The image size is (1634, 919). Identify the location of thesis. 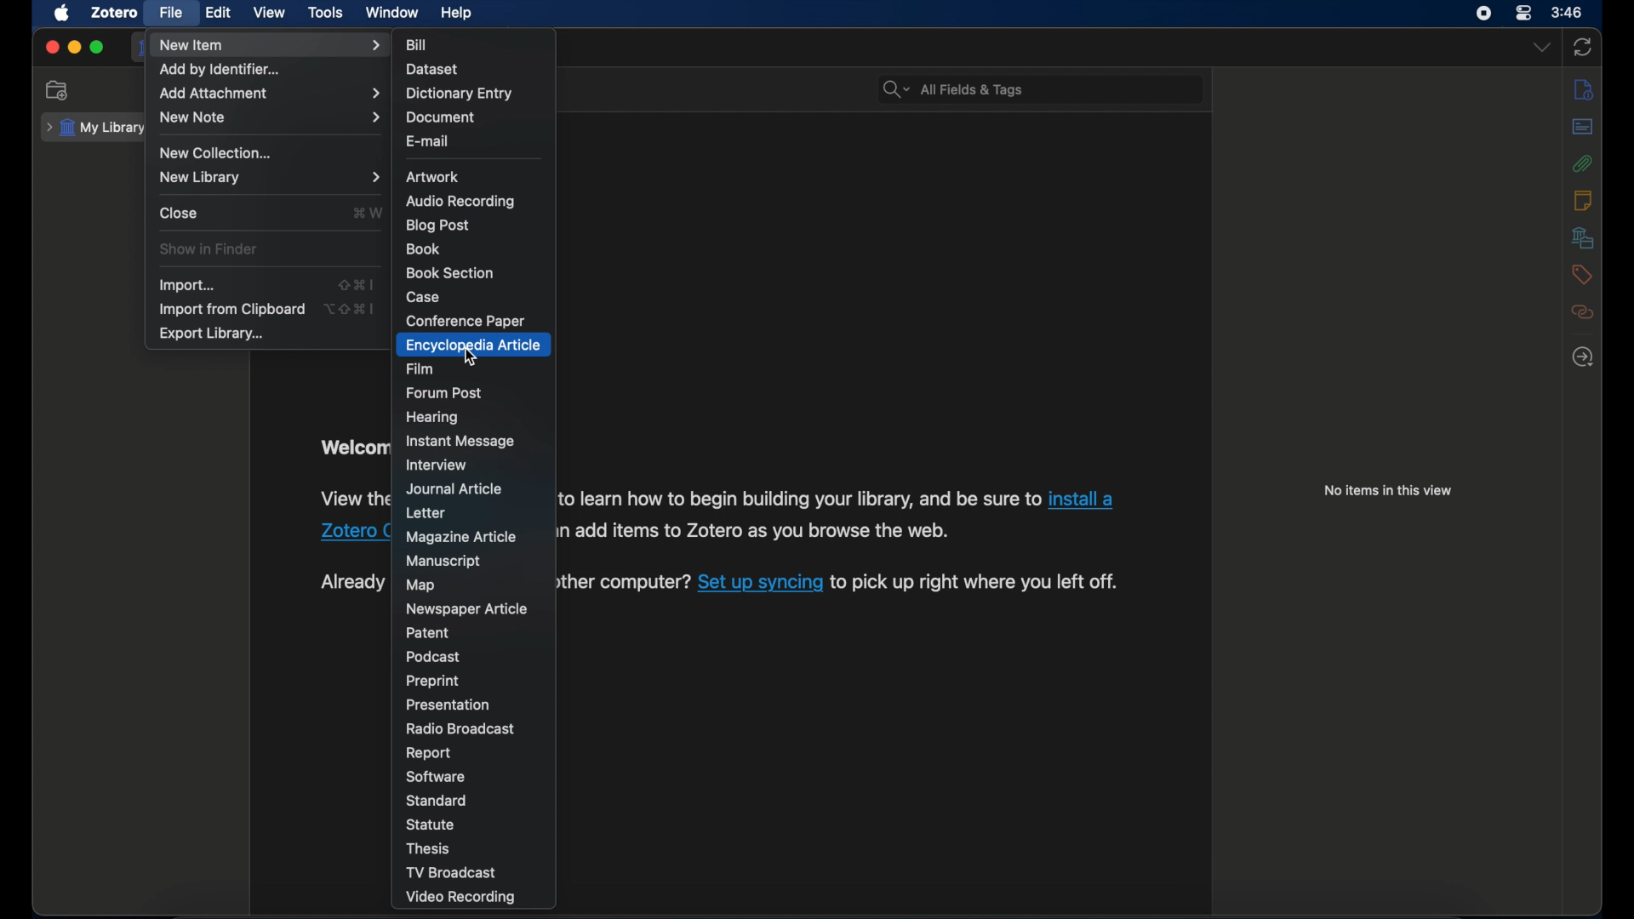
(429, 848).